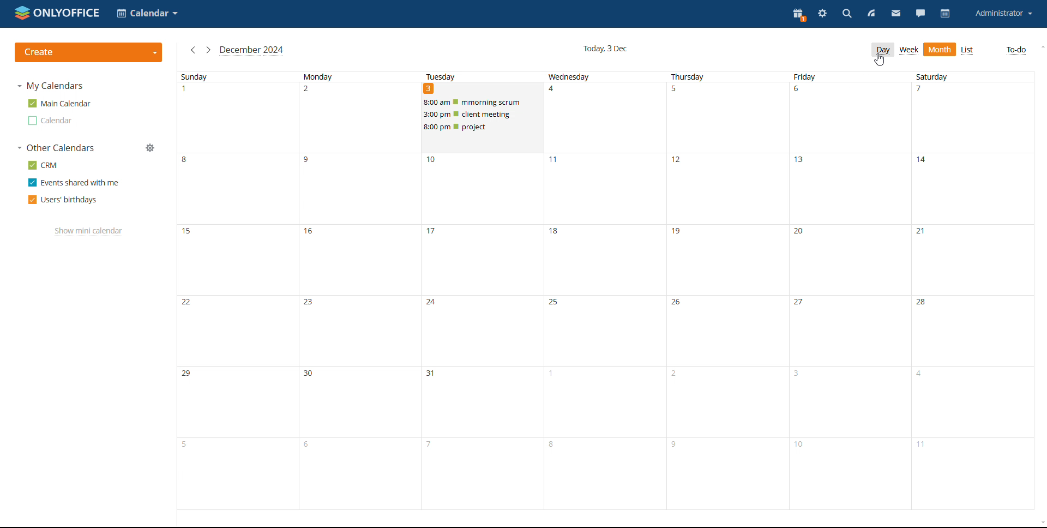 Image resolution: width=1047 pixels, height=528 pixels. Describe the element at coordinates (73, 182) in the screenshot. I see `events shared with me` at that location.